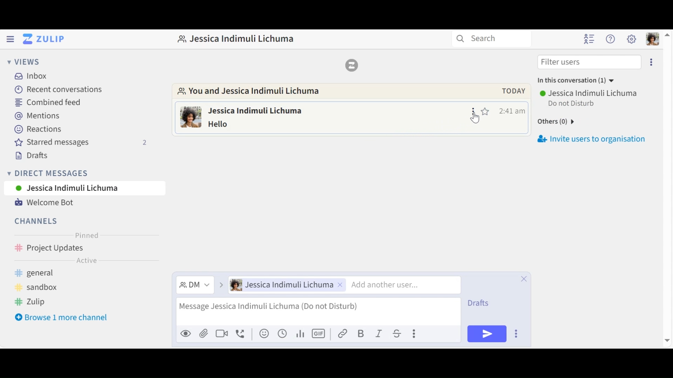  Describe the element at coordinates (484, 303) in the screenshot. I see `Drafts` at that location.